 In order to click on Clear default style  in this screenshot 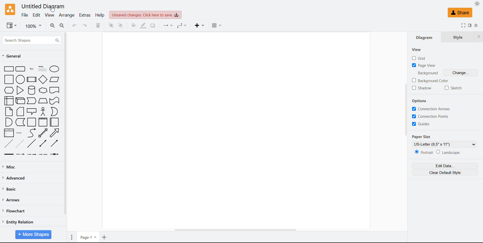, I will do `click(445, 172)`.